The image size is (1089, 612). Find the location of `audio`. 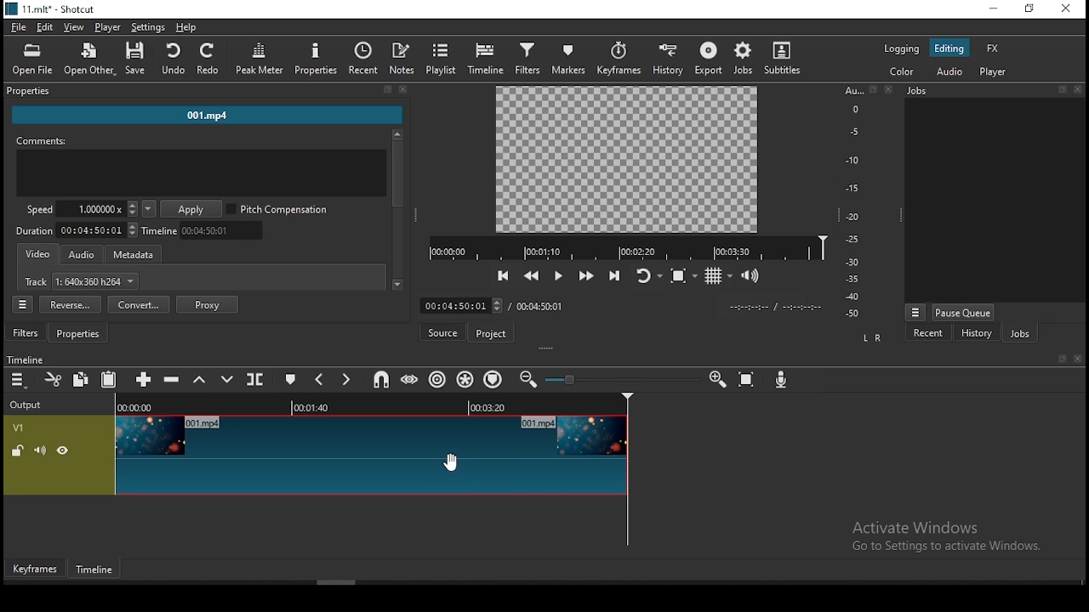

audio is located at coordinates (948, 71).